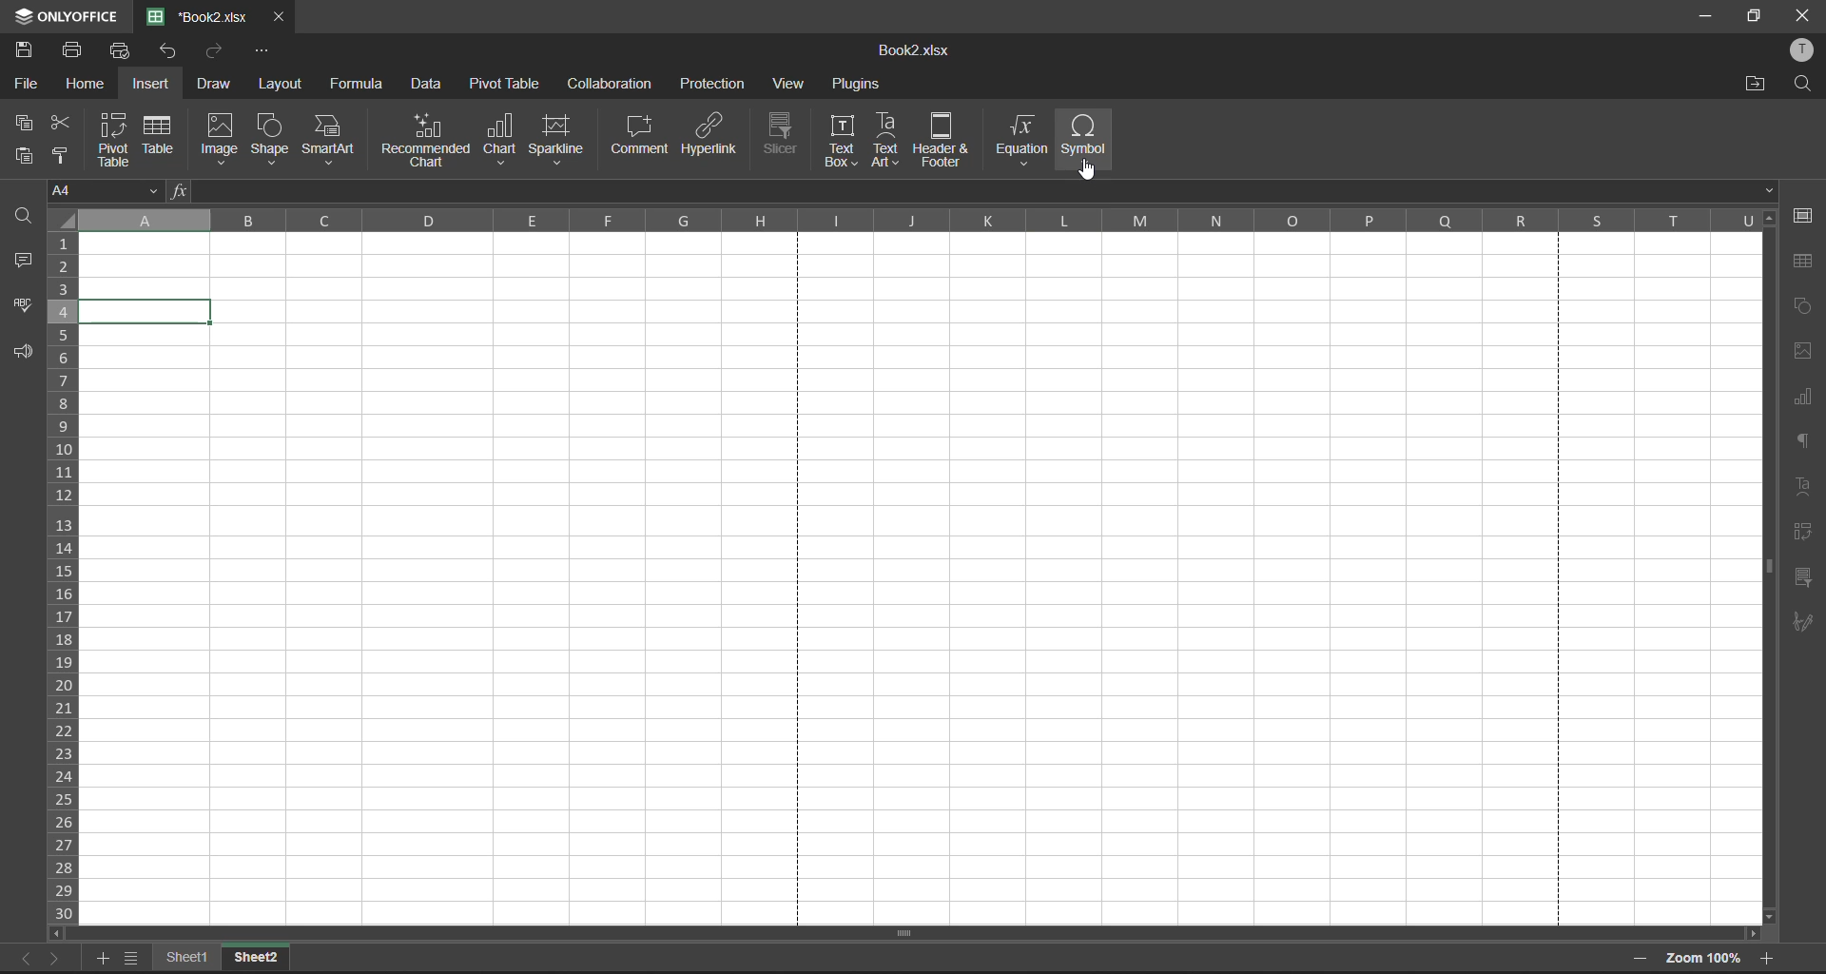 This screenshot has width=1826, height=974. Describe the element at coordinates (974, 190) in the screenshot. I see `formula bar` at that location.